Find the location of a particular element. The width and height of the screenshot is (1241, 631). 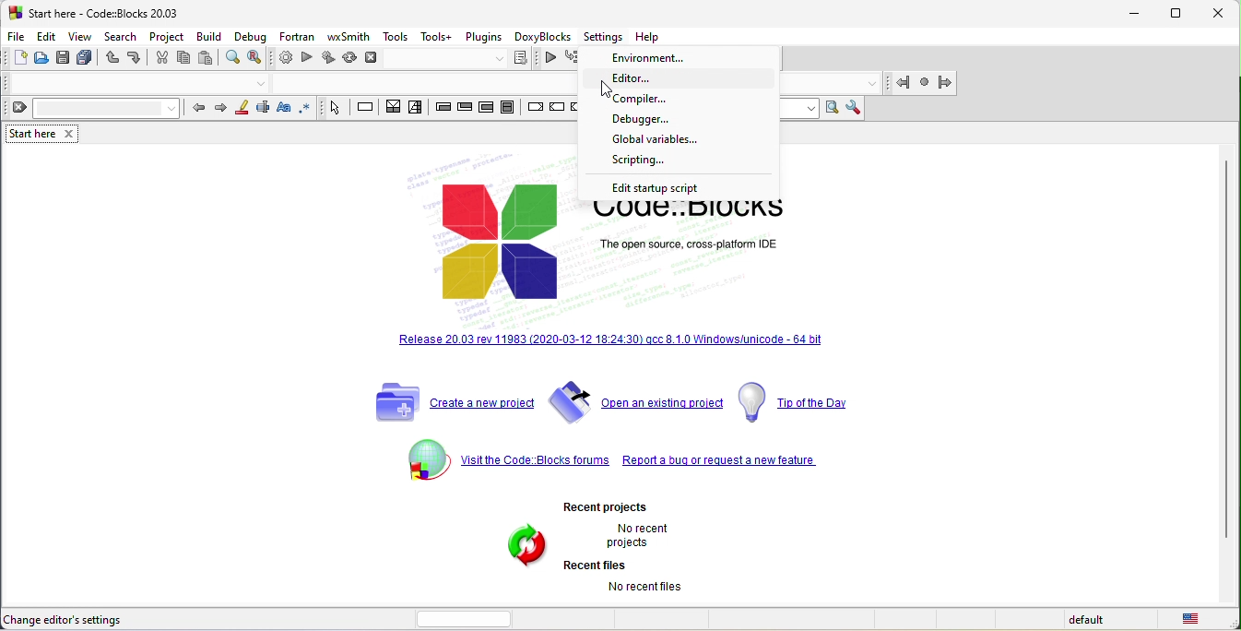

search is located at coordinates (123, 38).